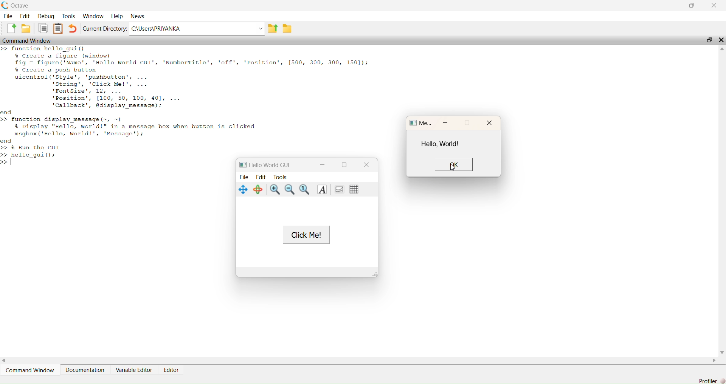 The image size is (726, 384). I want to click on EE  —
> function hello_gui()
$ Create a figure (window)
fig = figure ('Name', 'Hello World GUI', 'NumberTitle', 'off', 'Position', [500, 300, 300, 1501);
$ Create a push button
uicontrol('style', 'pushbutton', ...
string’, 'Click Me!', ...
'Fontsize', 12, ...
'Position’, [100, 50, 100, 401, ...
callback’, display message);
nd
> function display message (~, ~)
$ Display "Hello, World!" in a message box when button is clicked
msgbox ('Hello, World!', 'Message');
nd
> % Run the GUI
> hello guil():, so click(184, 102).